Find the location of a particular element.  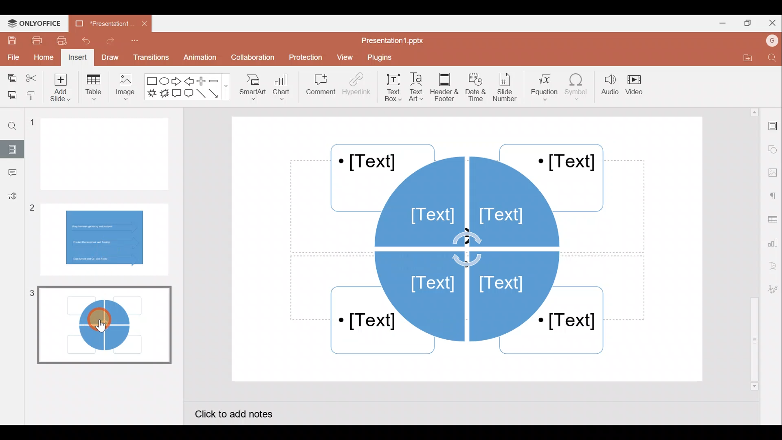

Comment is located at coordinates (10, 173).